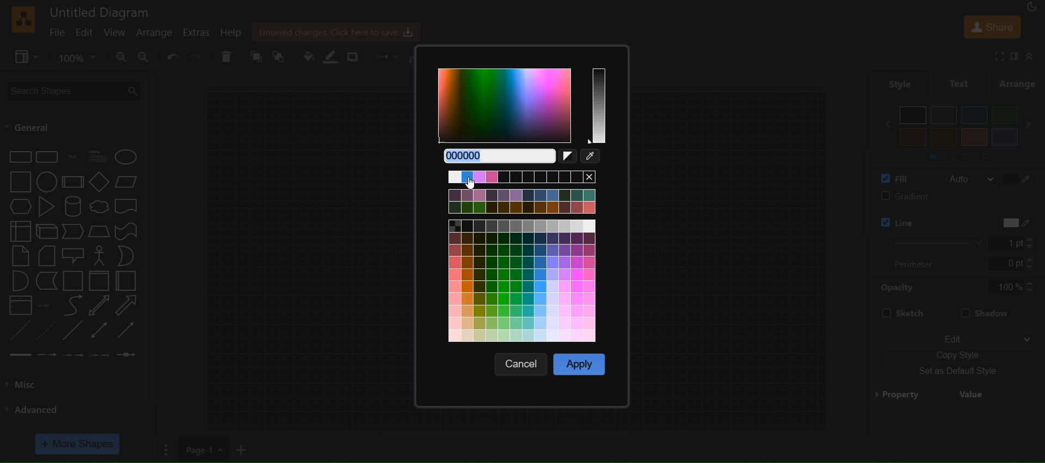 This screenshot has width=1045, height=463. What do you see at coordinates (957, 354) in the screenshot?
I see `copy style` at bounding box center [957, 354].